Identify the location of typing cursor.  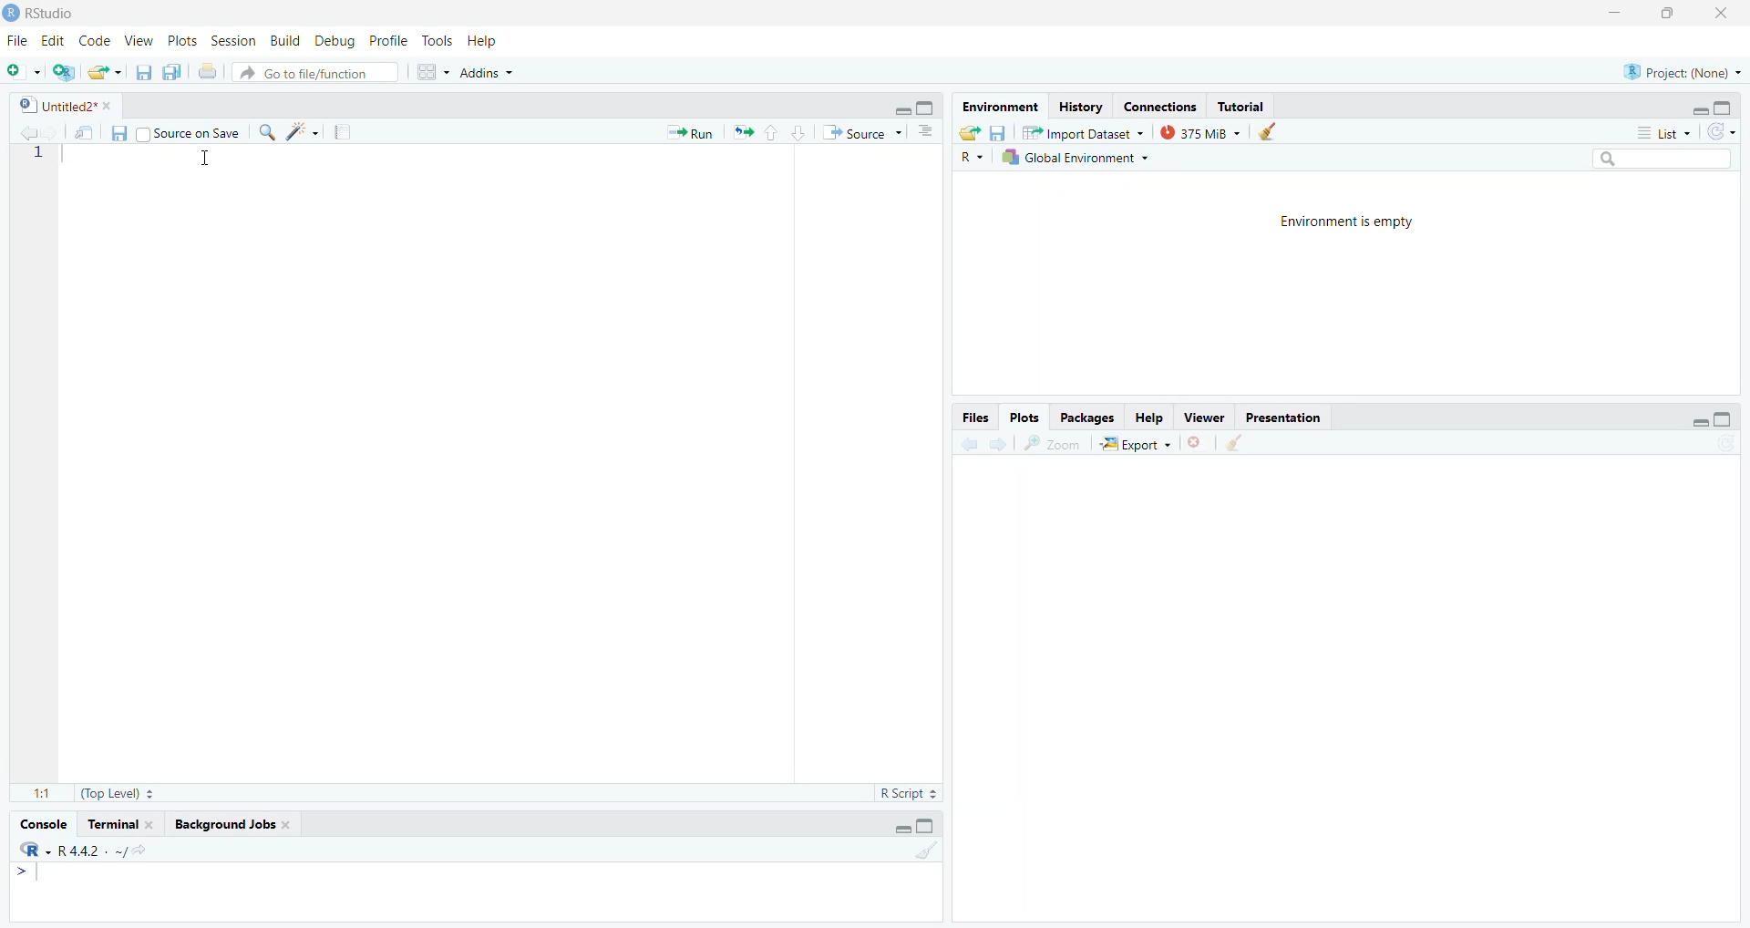
(36, 878).